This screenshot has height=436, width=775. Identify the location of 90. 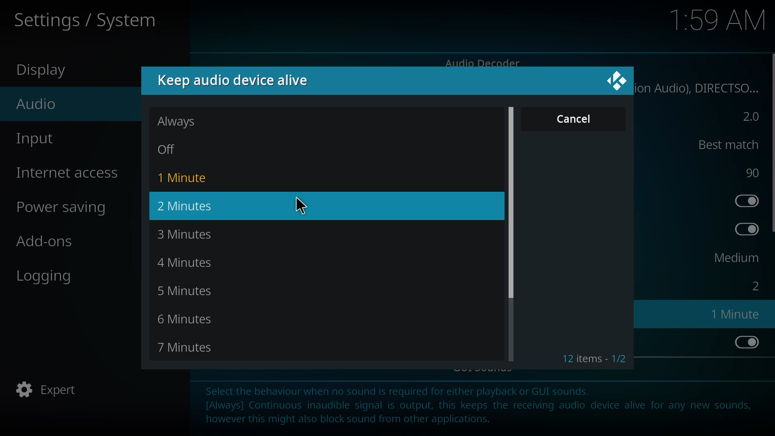
(751, 173).